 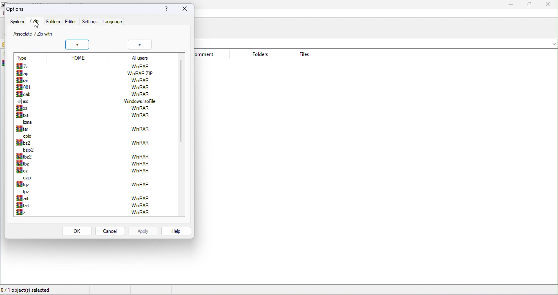 I want to click on winrar, so click(x=143, y=197).